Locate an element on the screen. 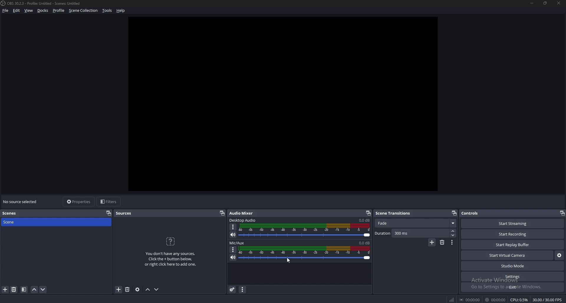  fade is located at coordinates (416, 223).